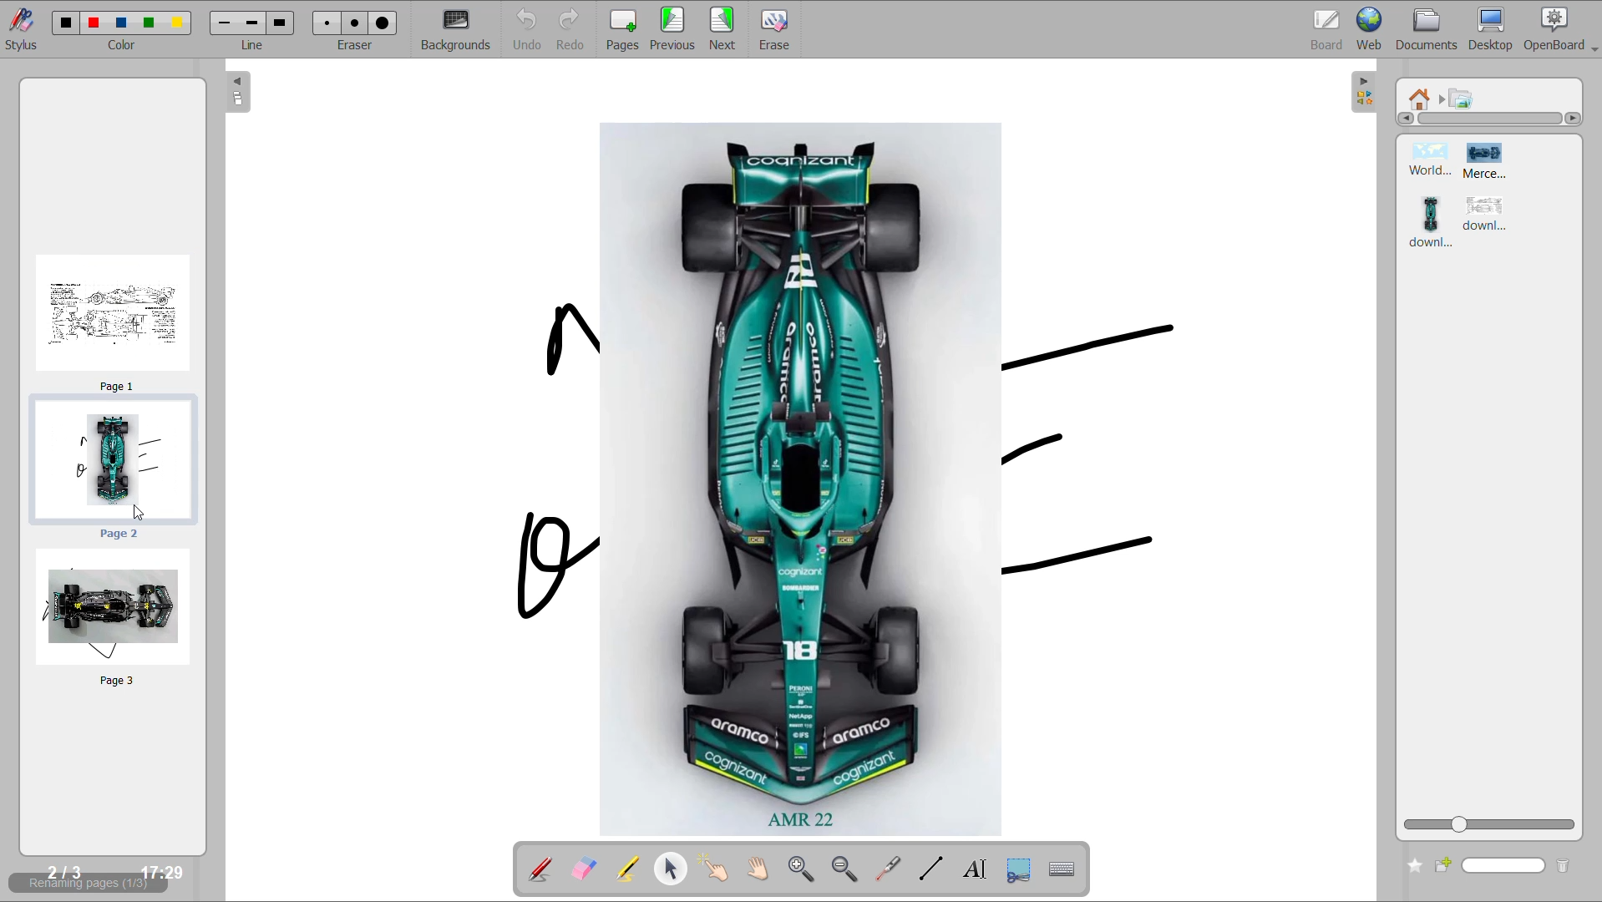 This screenshot has width=1602, height=902. What do you see at coordinates (757, 870) in the screenshot?
I see `scroll page` at bounding box center [757, 870].